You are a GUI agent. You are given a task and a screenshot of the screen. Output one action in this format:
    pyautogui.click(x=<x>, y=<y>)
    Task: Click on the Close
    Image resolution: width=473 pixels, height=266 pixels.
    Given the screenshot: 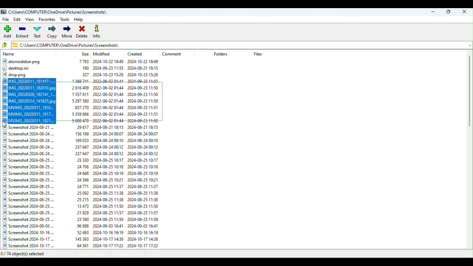 What is the action you would take?
    pyautogui.click(x=465, y=11)
    